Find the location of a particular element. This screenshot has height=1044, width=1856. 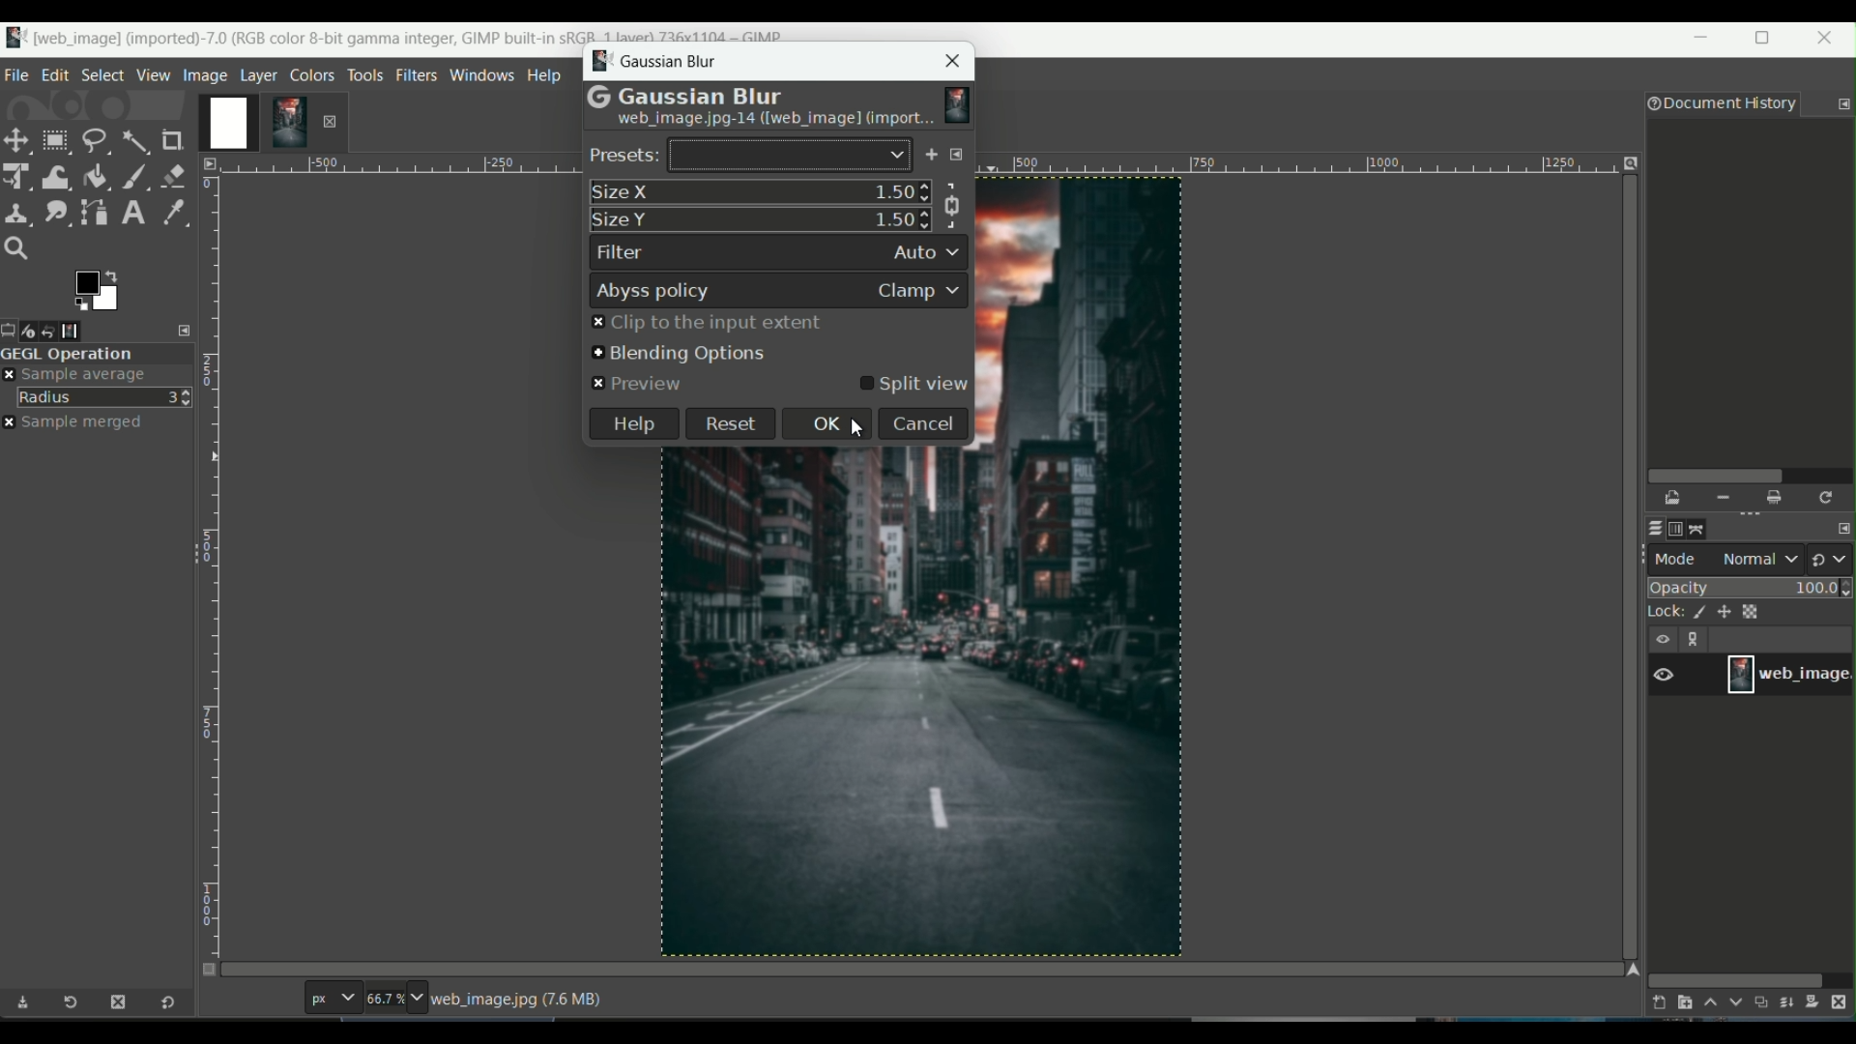

remove the selected entry is located at coordinates (1722, 498).